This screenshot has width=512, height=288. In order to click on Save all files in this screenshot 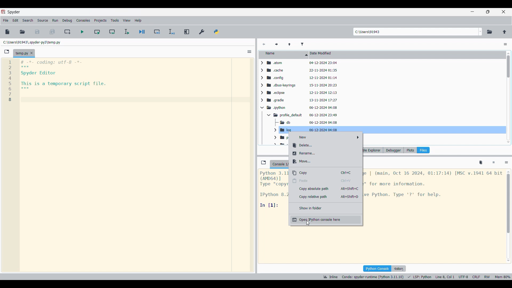, I will do `click(52, 32)`.